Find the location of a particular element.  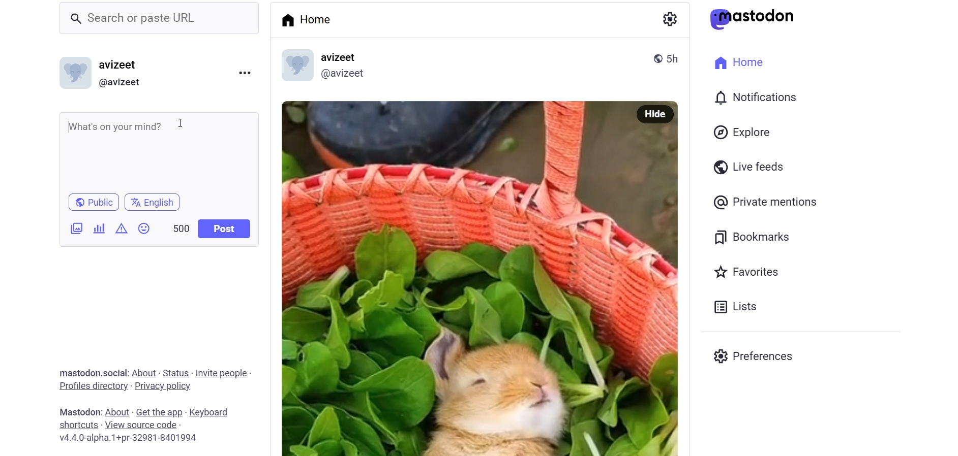

shortcut is located at coordinates (76, 425).